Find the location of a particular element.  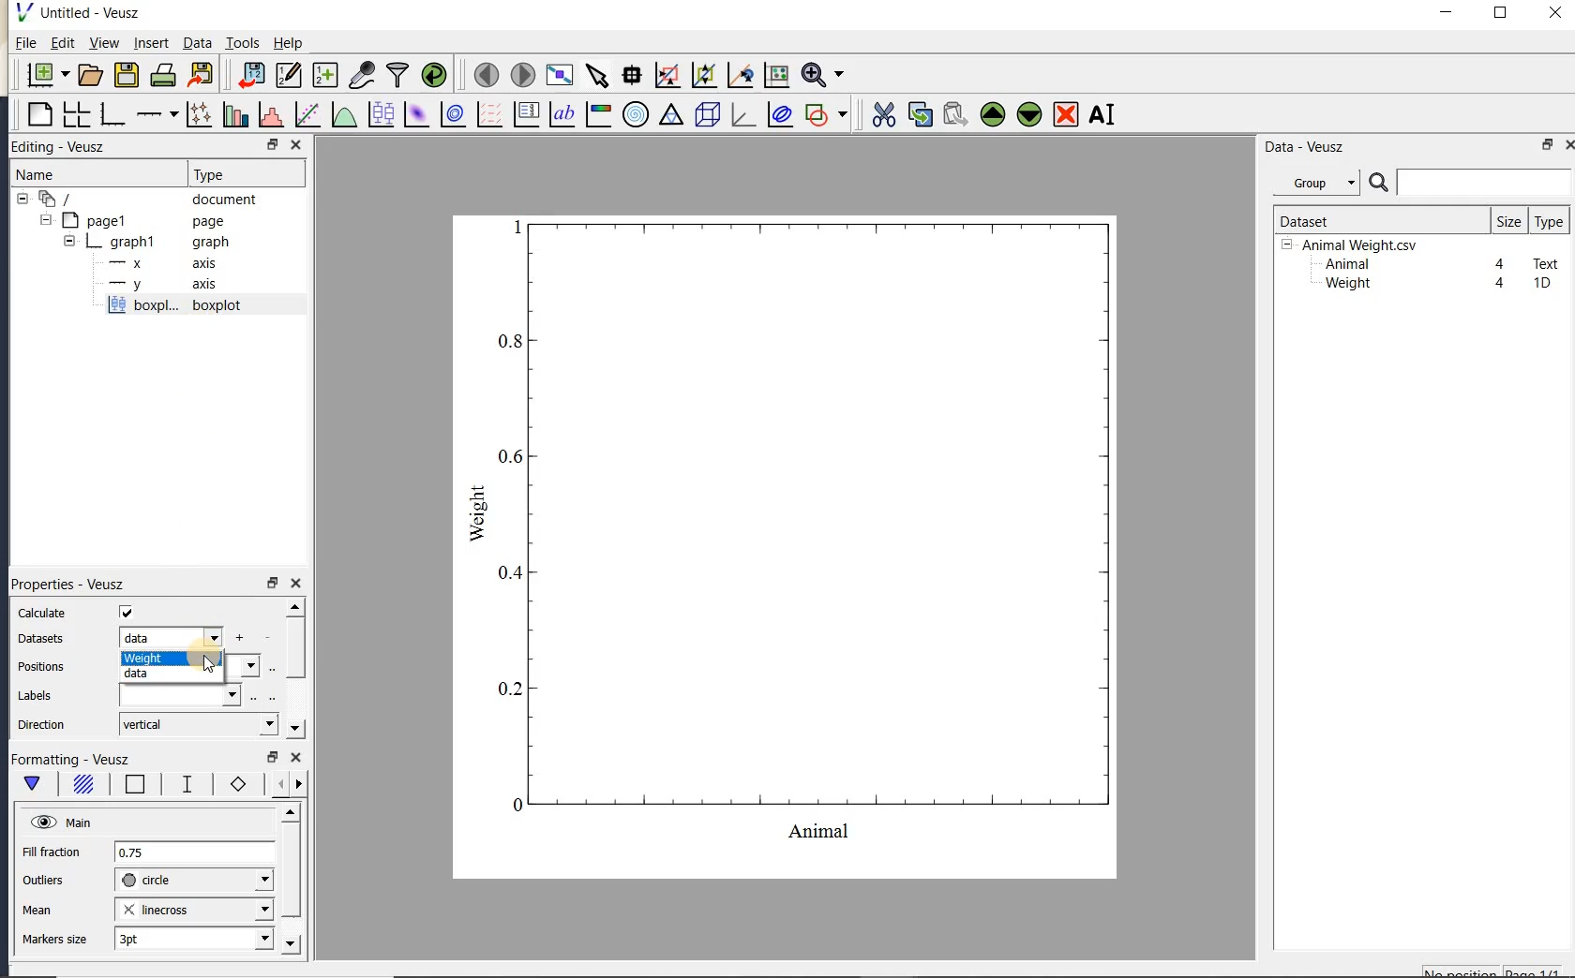

Edit is located at coordinates (59, 45).